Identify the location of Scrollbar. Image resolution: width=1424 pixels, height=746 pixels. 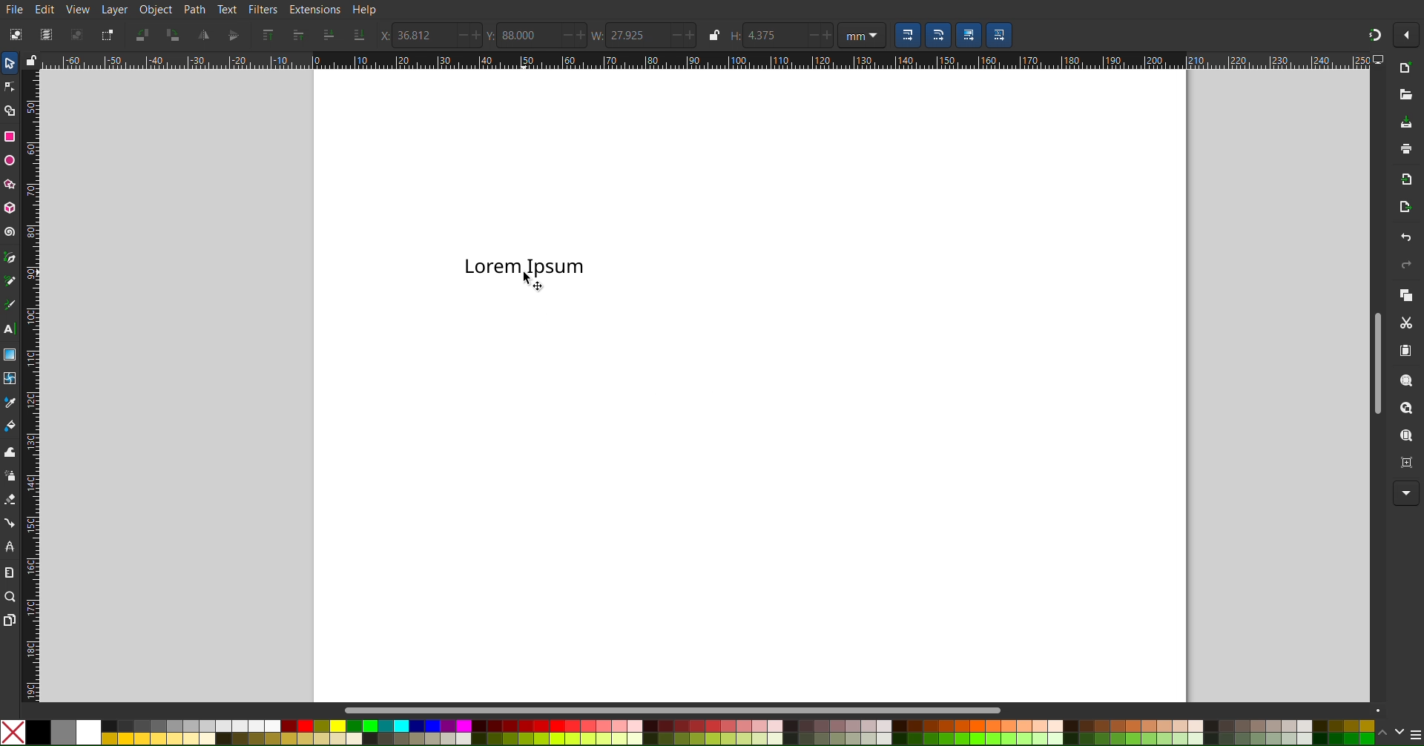
(1377, 363).